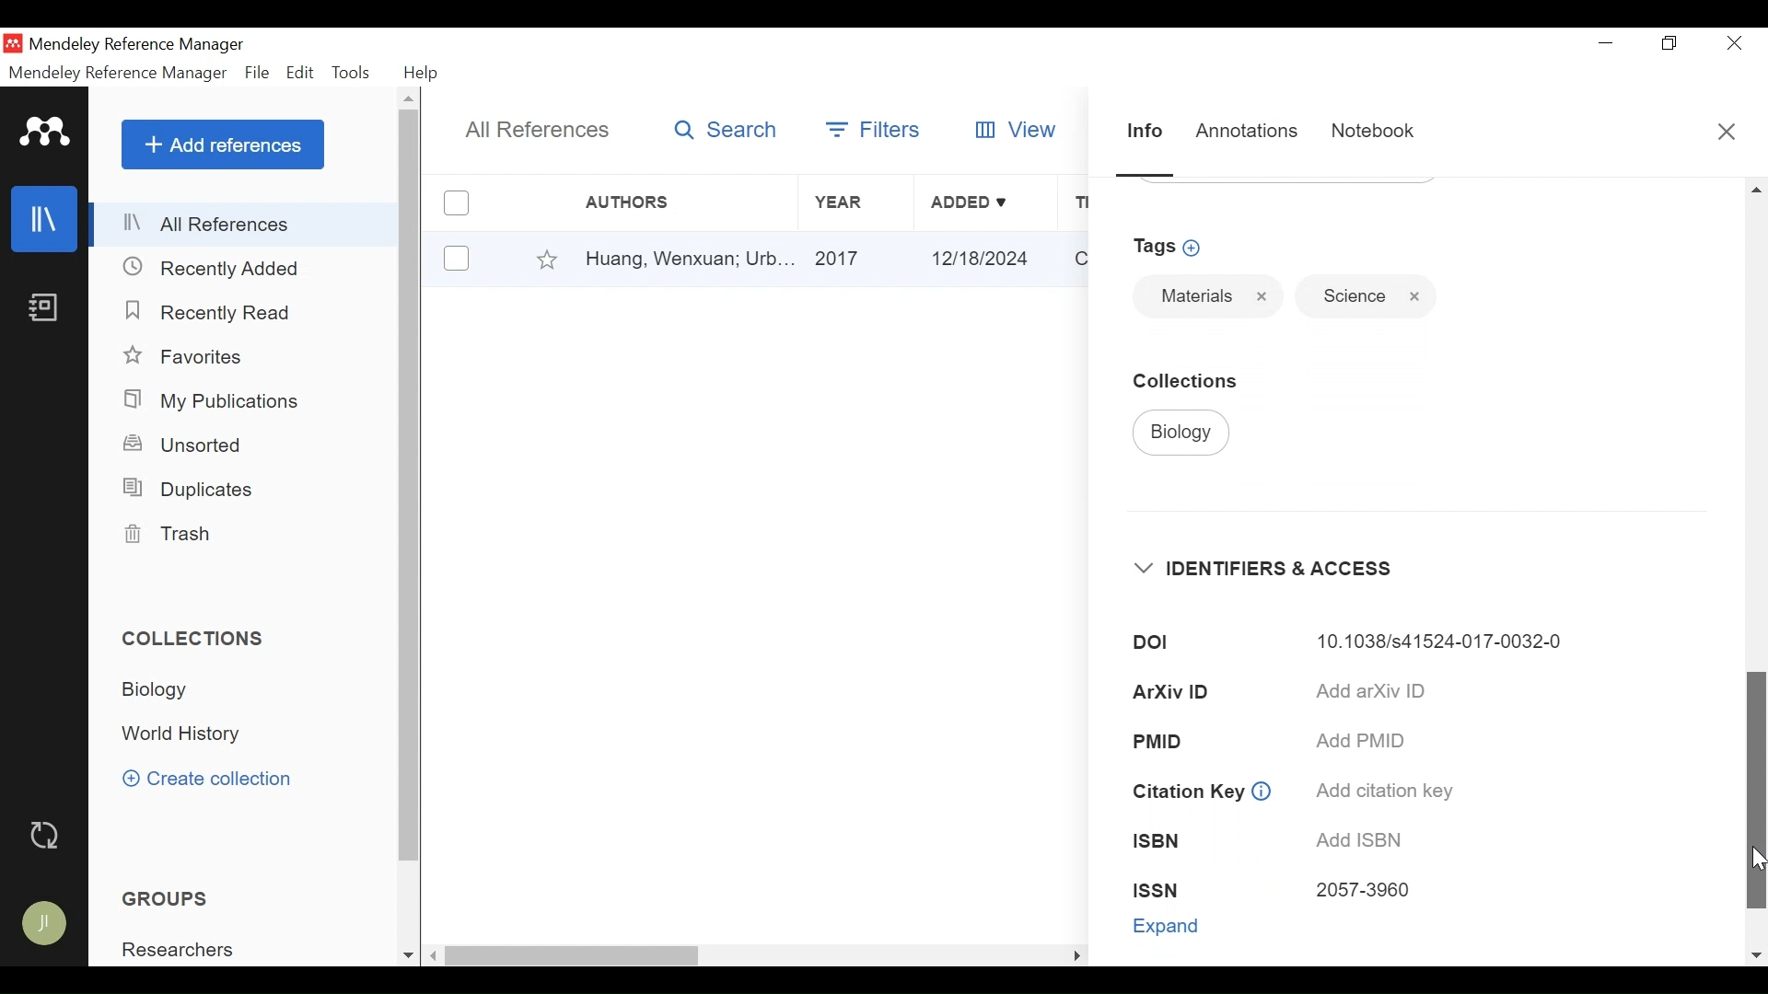 The image size is (1768, 994). What do you see at coordinates (175, 691) in the screenshot?
I see `Collection` at bounding box center [175, 691].